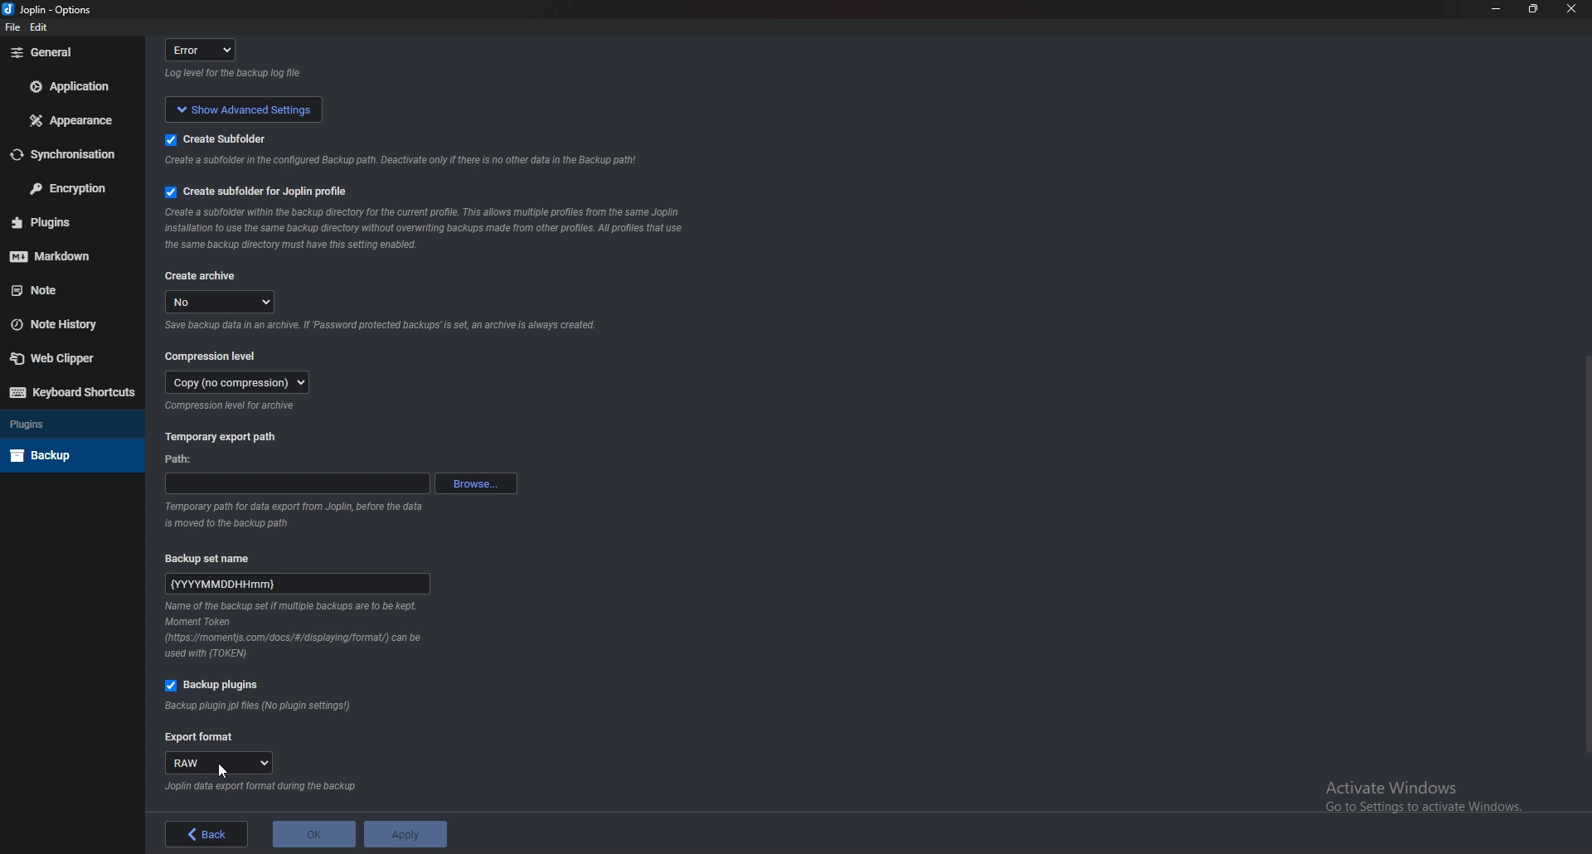  I want to click on Info, so click(259, 787).